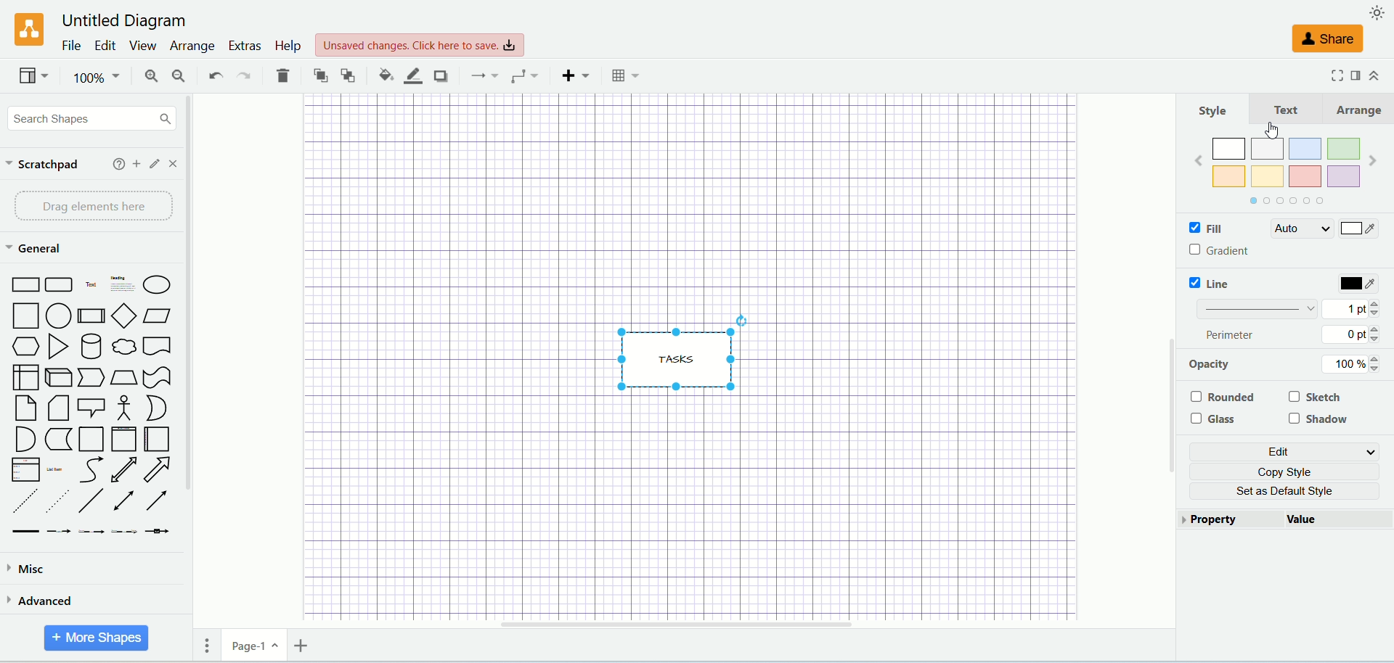 The image size is (1394, 663). Describe the element at coordinates (25, 29) in the screenshot. I see `logo` at that location.